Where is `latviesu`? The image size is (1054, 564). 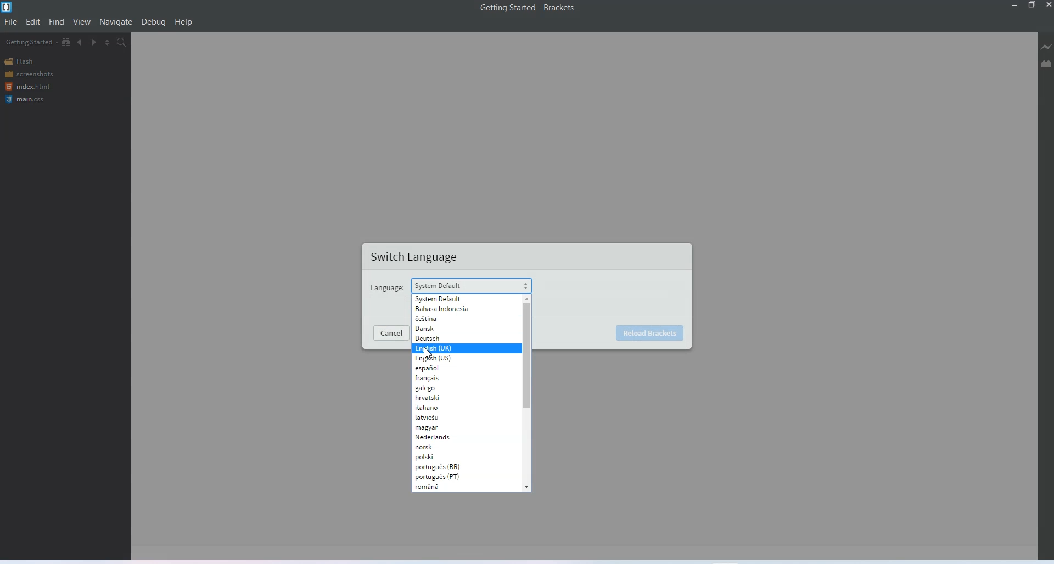
latviesu is located at coordinates (451, 418).